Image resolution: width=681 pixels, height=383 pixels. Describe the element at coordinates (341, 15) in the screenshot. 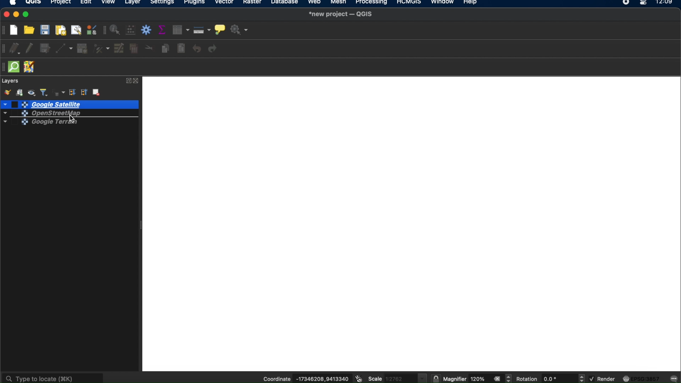

I see `*new project-QGIS` at that location.